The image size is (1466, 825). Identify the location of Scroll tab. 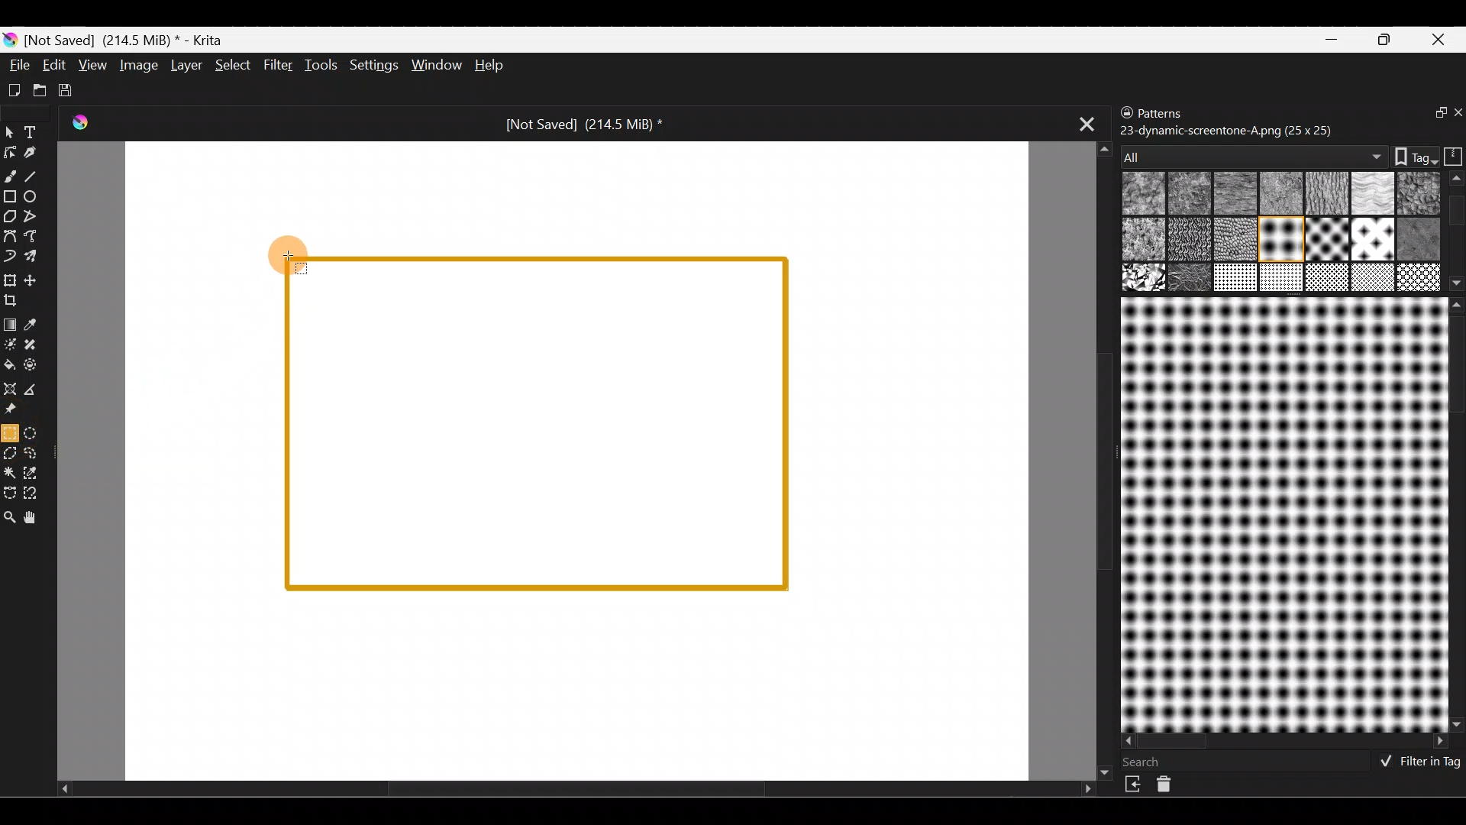
(1098, 458).